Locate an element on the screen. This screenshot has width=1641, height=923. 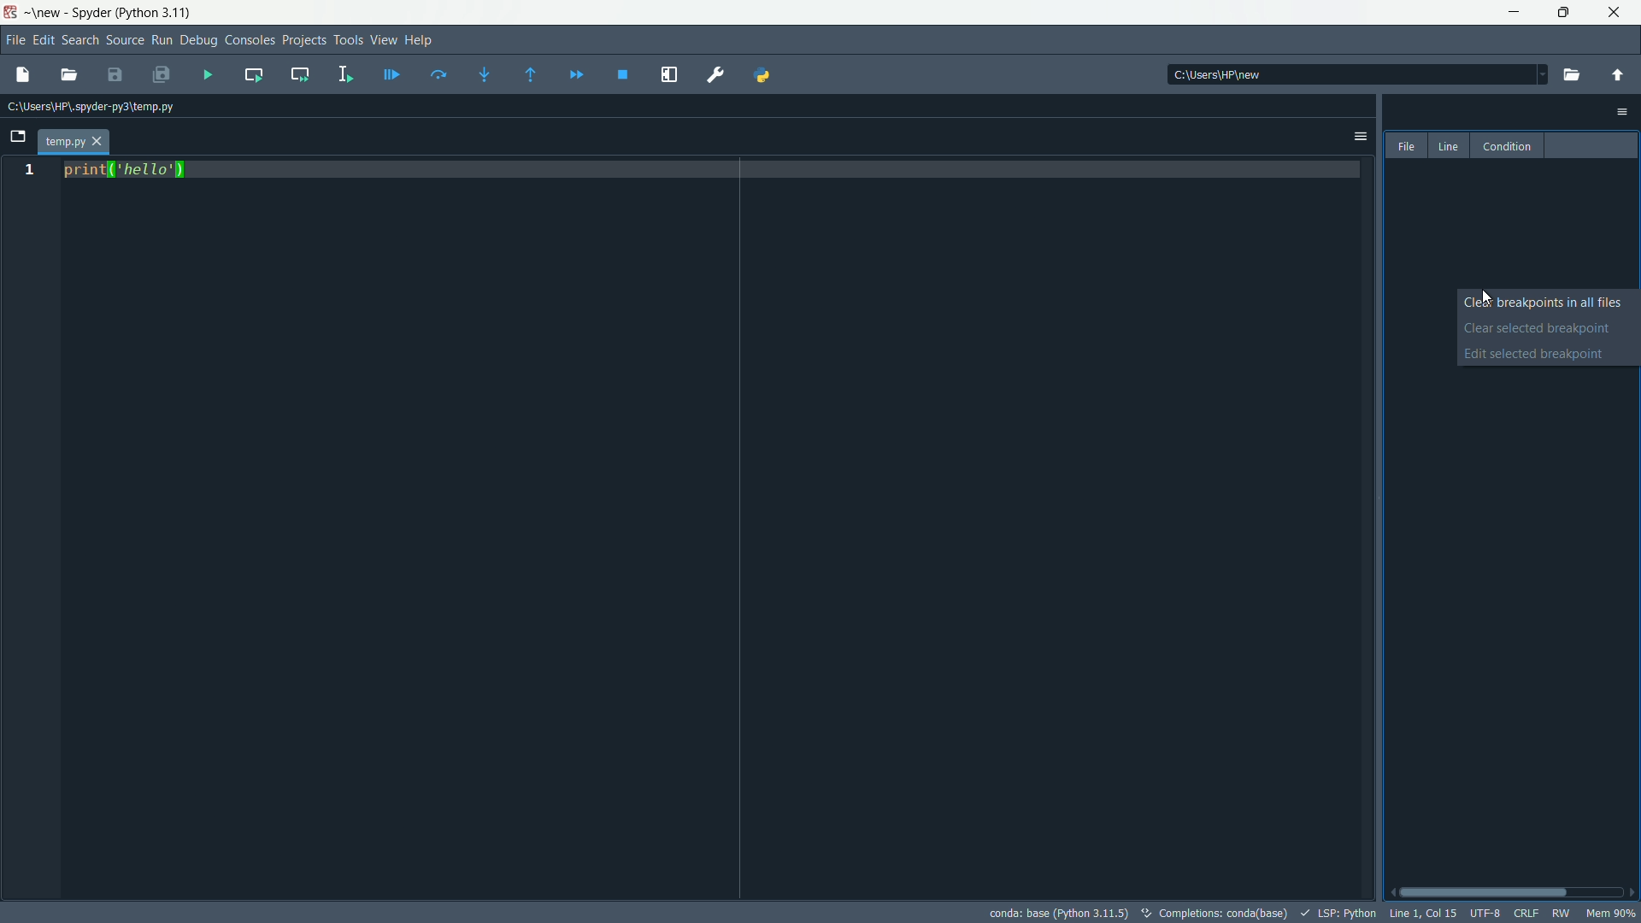
edit menu is located at coordinates (44, 41).